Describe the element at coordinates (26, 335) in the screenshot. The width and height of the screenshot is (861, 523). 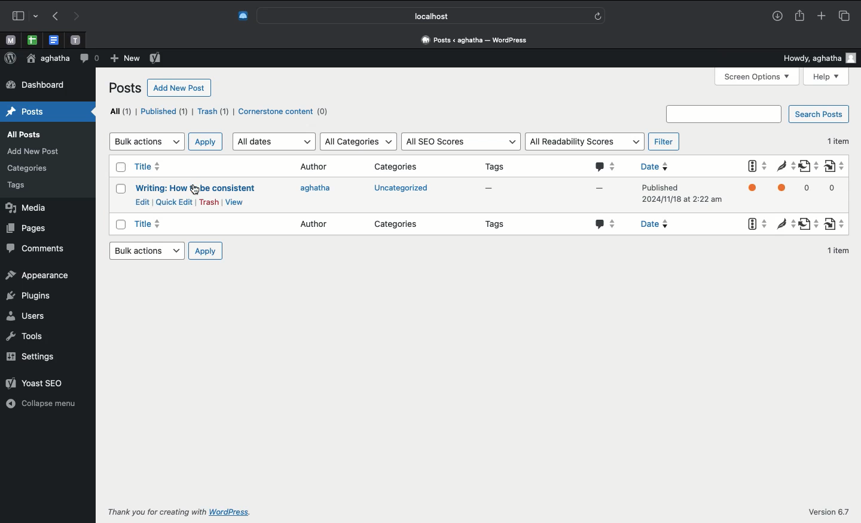
I see `Tools` at that location.